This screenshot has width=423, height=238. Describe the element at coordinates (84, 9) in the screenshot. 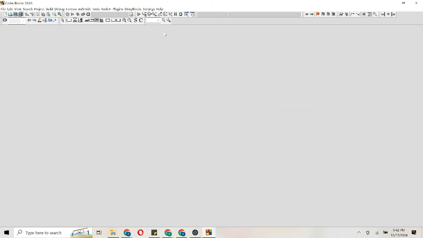

I see `wxsmith` at that location.